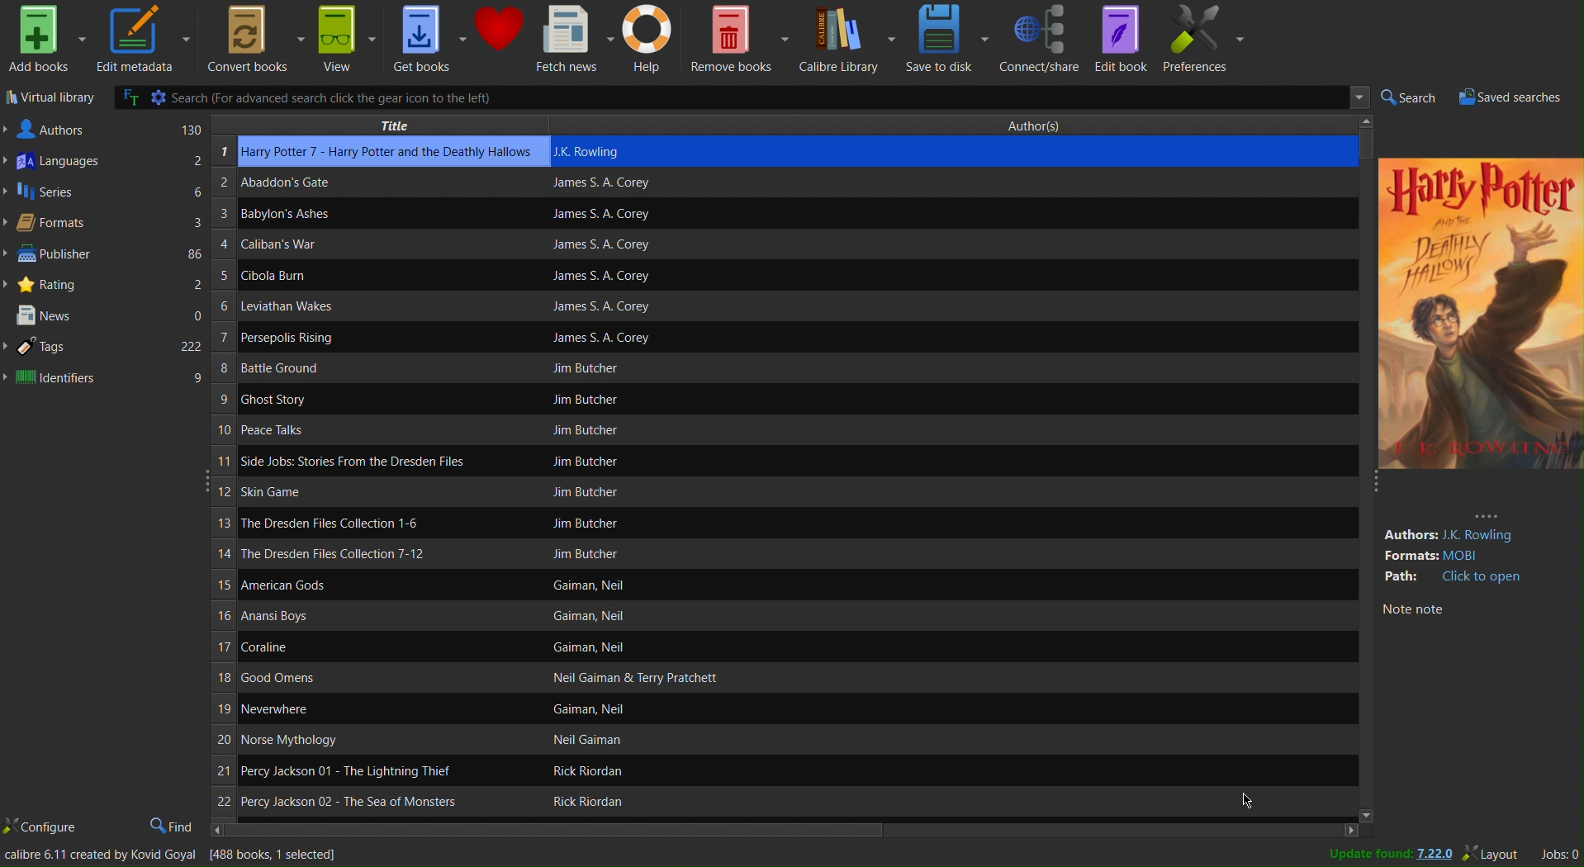 This screenshot has height=867, width=1584. Describe the element at coordinates (311, 340) in the screenshot. I see `Book name` at that location.